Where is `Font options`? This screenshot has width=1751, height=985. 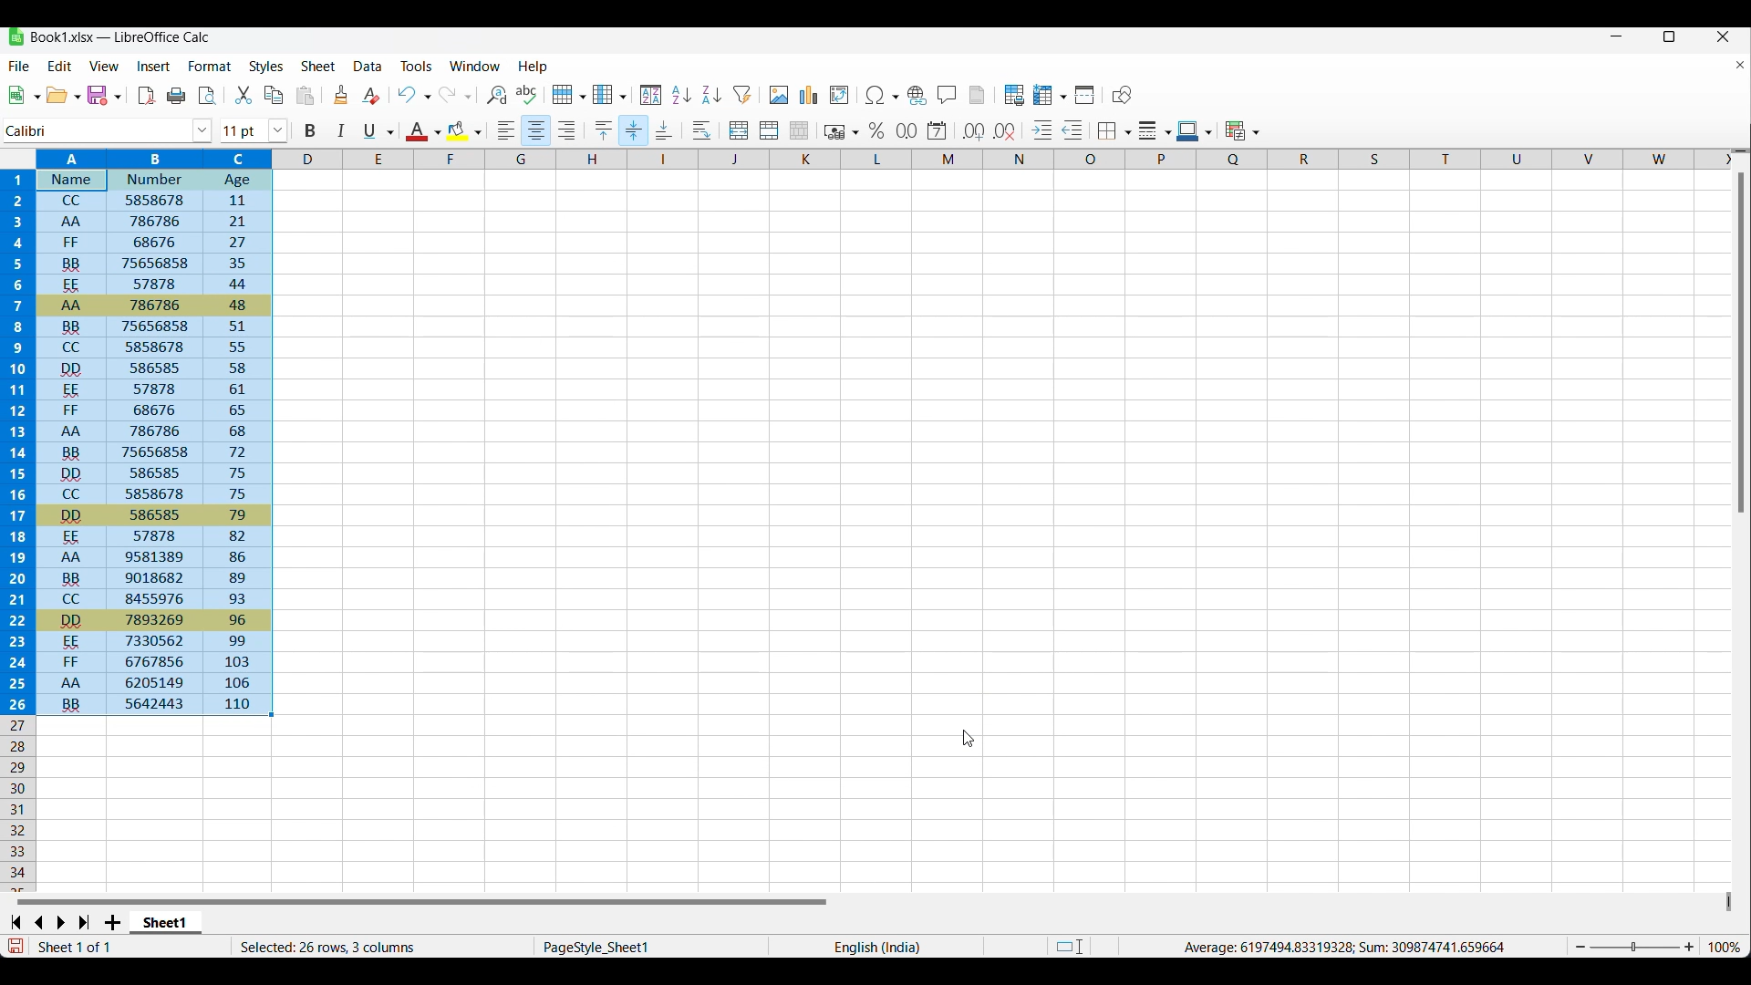 Font options is located at coordinates (202, 131).